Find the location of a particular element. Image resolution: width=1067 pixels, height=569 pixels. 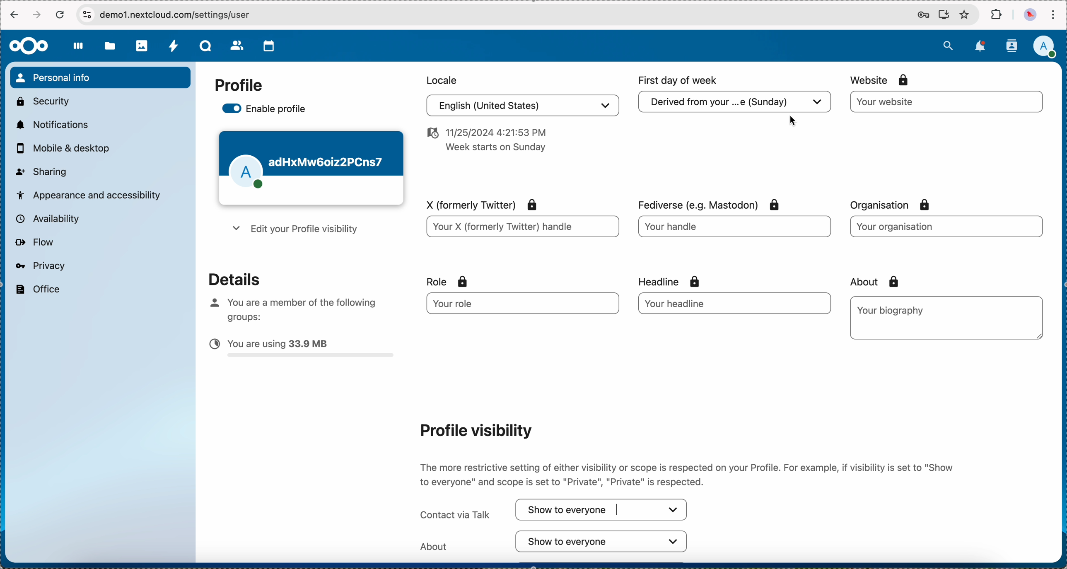

role is located at coordinates (447, 282).